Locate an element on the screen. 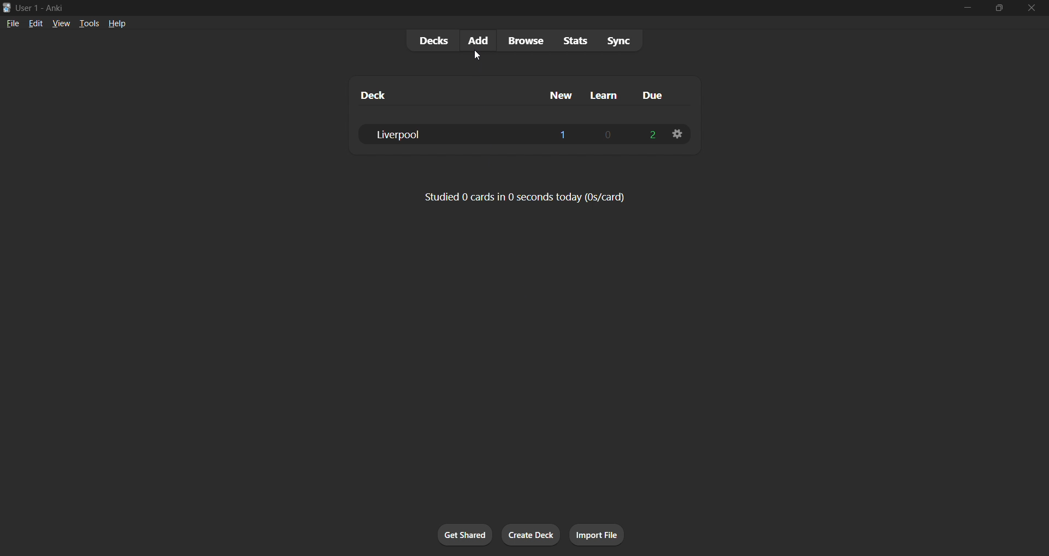 This screenshot has width=1049, height=556. view is located at coordinates (60, 24).